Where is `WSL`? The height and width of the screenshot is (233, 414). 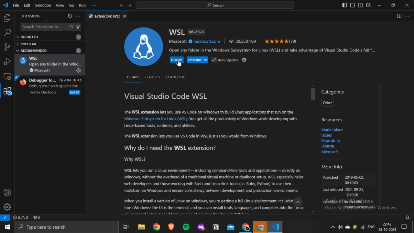
WSL is located at coordinates (23, 61).